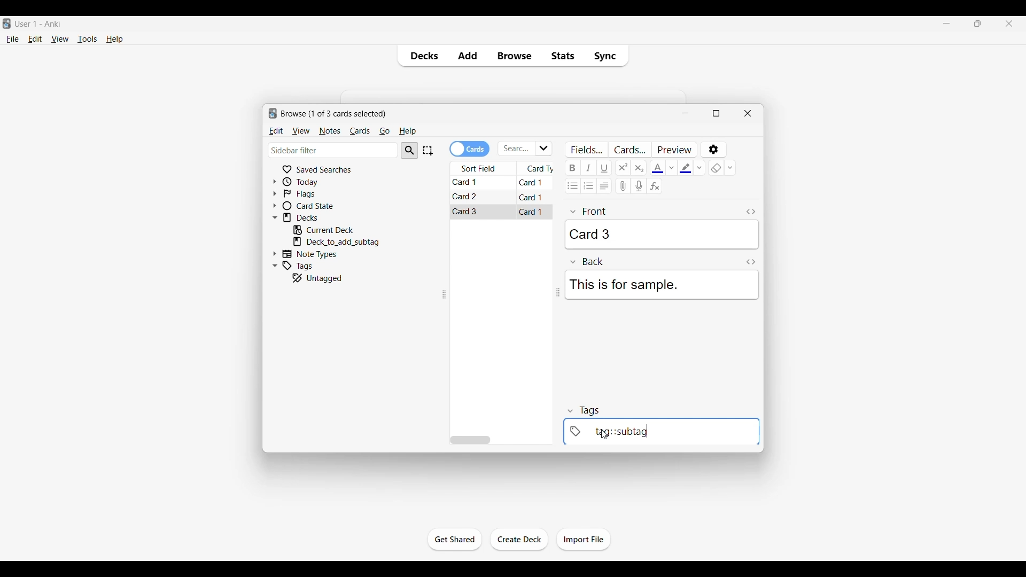 The width and height of the screenshot is (1026, 577). What do you see at coordinates (662, 235) in the screenshot?
I see `Card 3` at bounding box center [662, 235].